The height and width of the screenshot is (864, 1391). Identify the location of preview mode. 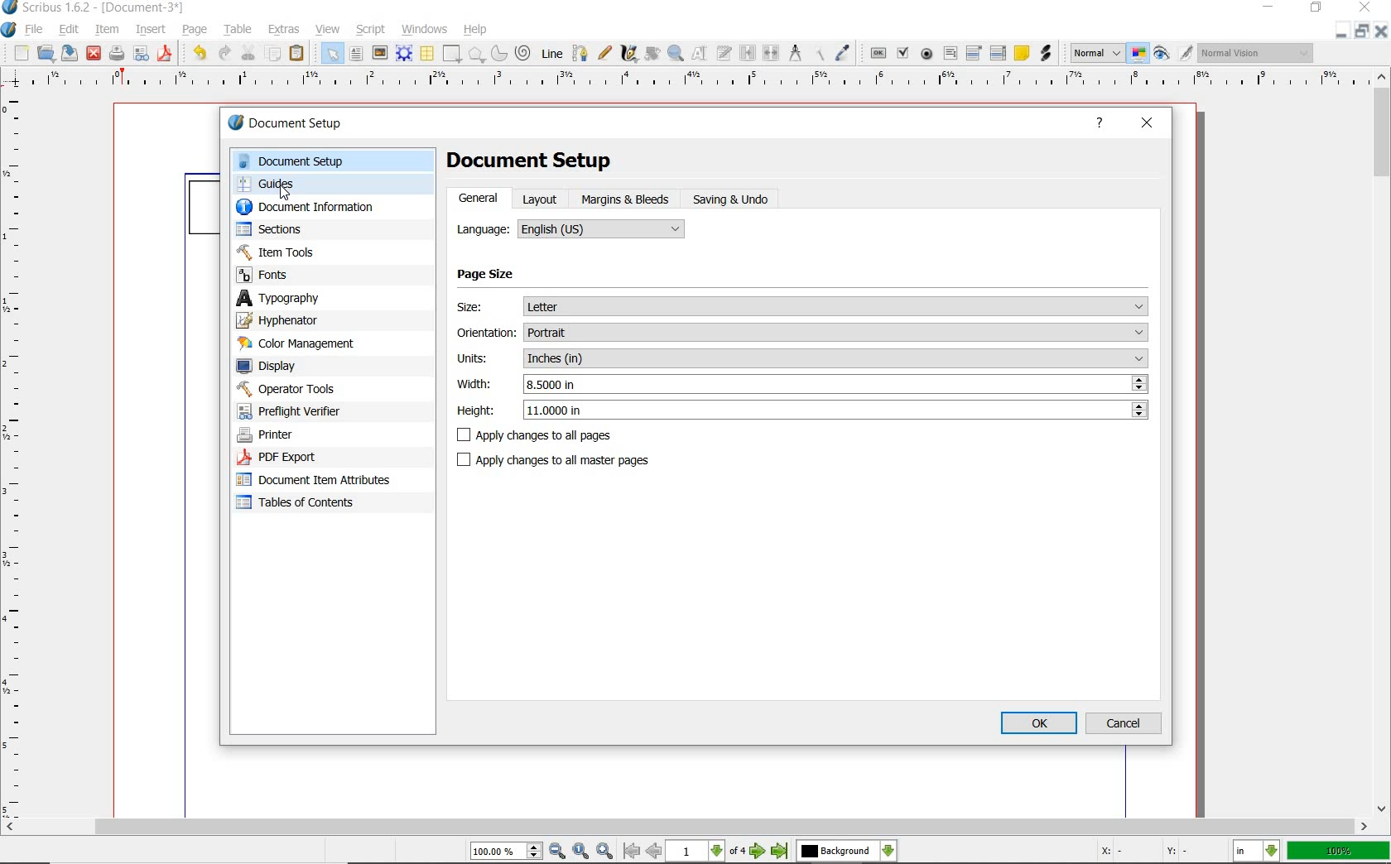
(1173, 52).